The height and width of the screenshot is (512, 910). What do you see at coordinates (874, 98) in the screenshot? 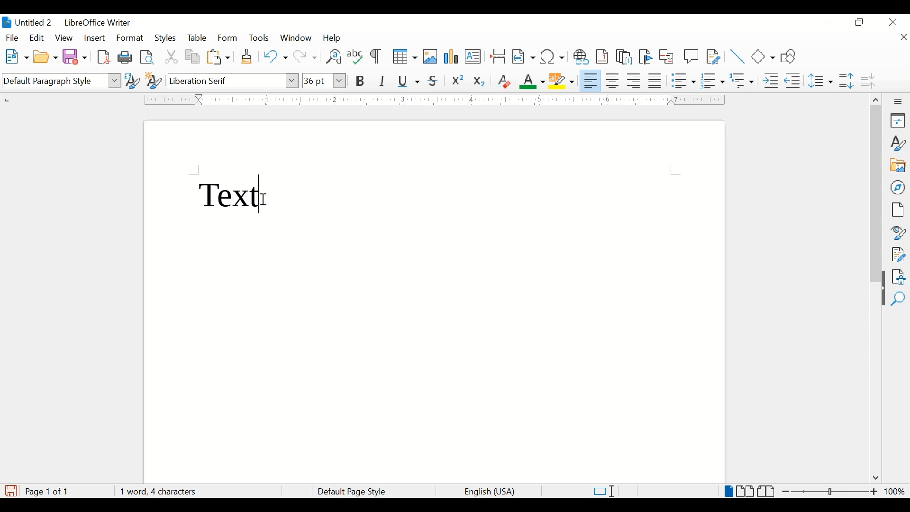
I see `scroll up arrow` at bounding box center [874, 98].